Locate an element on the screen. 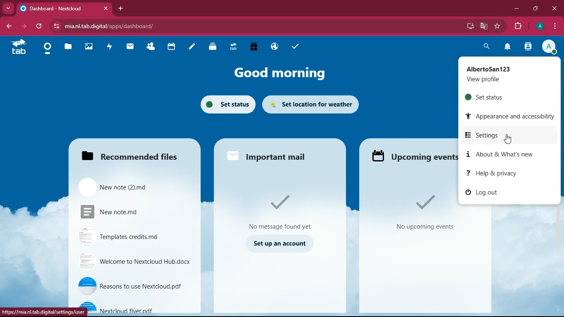 The width and height of the screenshot is (564, 317). Tick is located at coordinates (423, 203).